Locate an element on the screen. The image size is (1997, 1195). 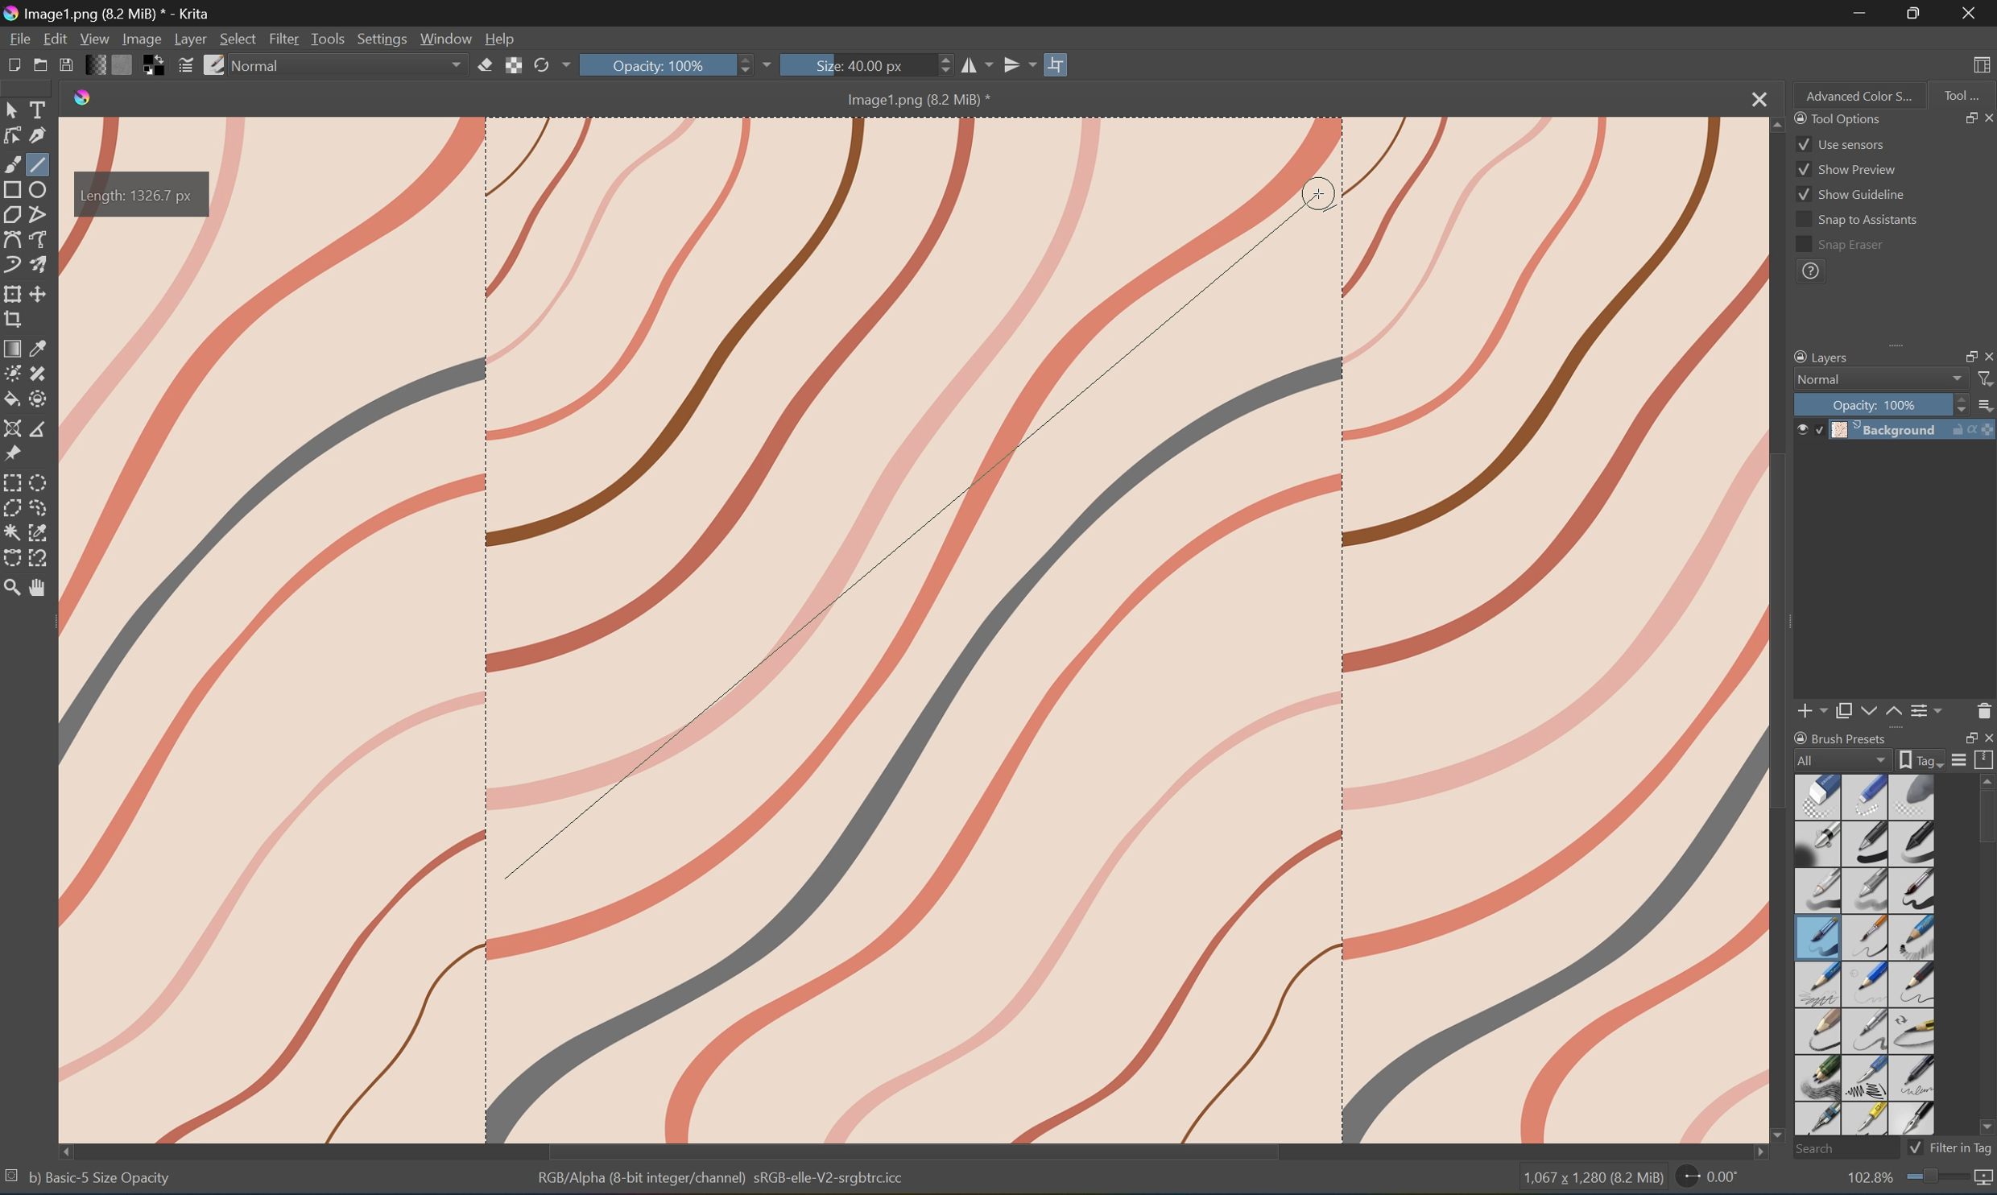
1,067 * 1,280 (3.2 MB) is located at coordinates (1590, 1180).